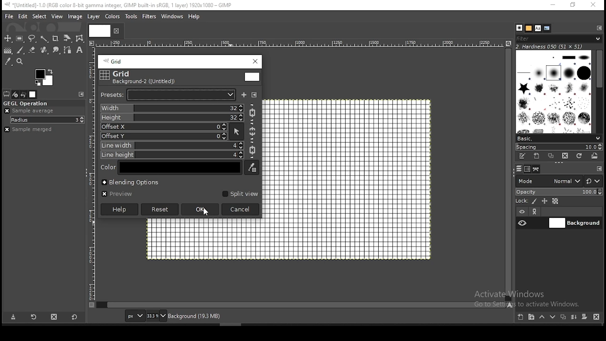 The width and height of the screenshot is (606, 341). Describe the element at coordinates (23, 17) in the screenshot. I see `edit` at that location.